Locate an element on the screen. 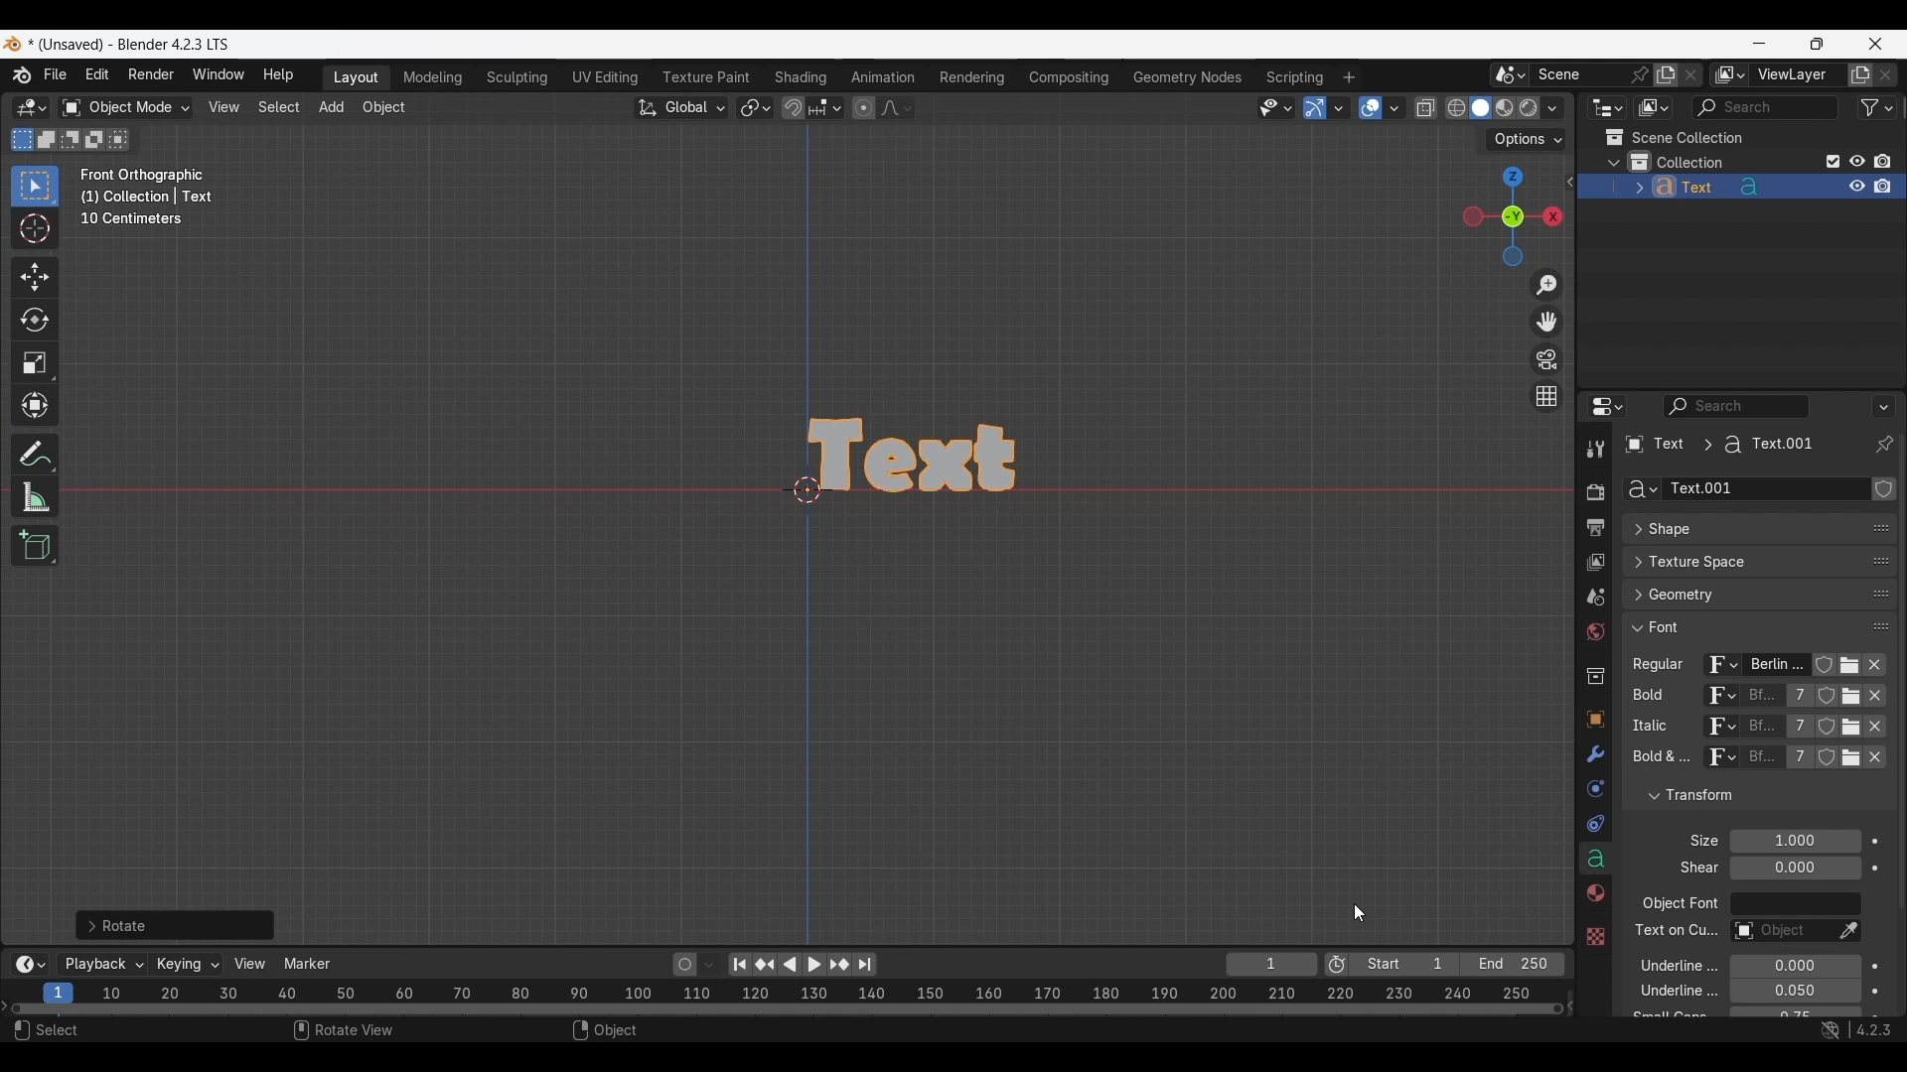 Image resolution: width=1907 pixels, height=1072 pixels.  is located at coordinates (1674, 933).